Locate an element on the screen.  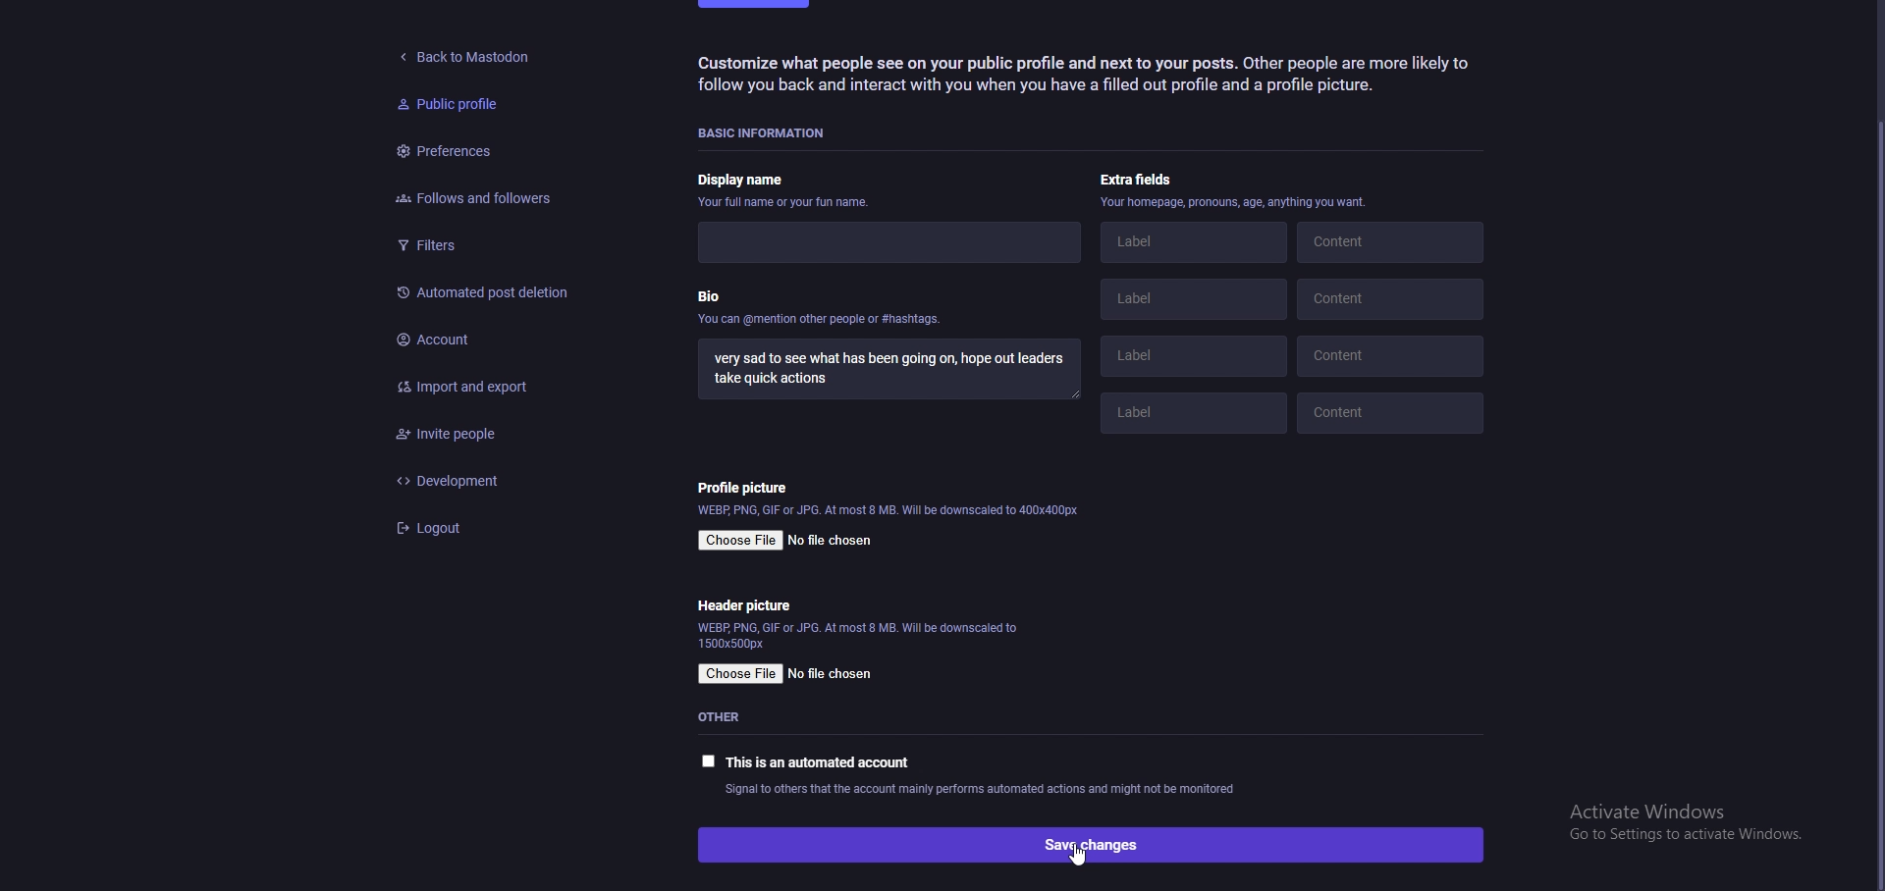
label is located at coordinates (1193, 302).